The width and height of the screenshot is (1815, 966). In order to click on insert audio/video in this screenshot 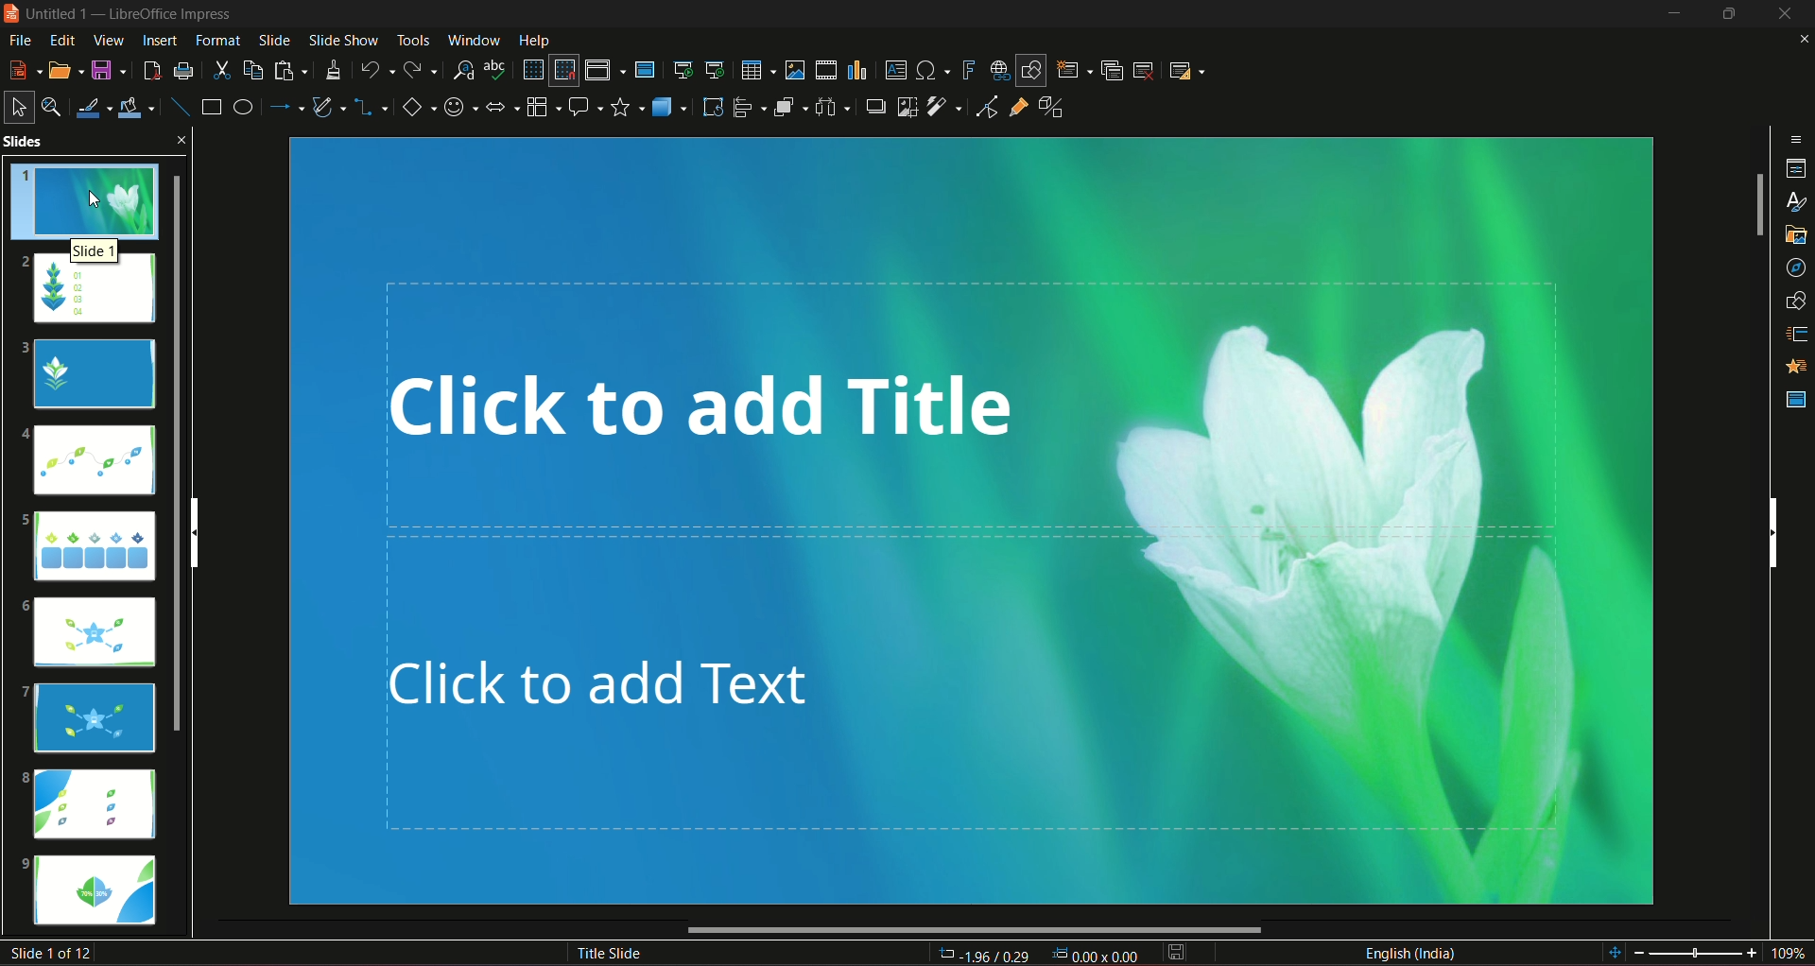, I will do `click(827, 71)`.